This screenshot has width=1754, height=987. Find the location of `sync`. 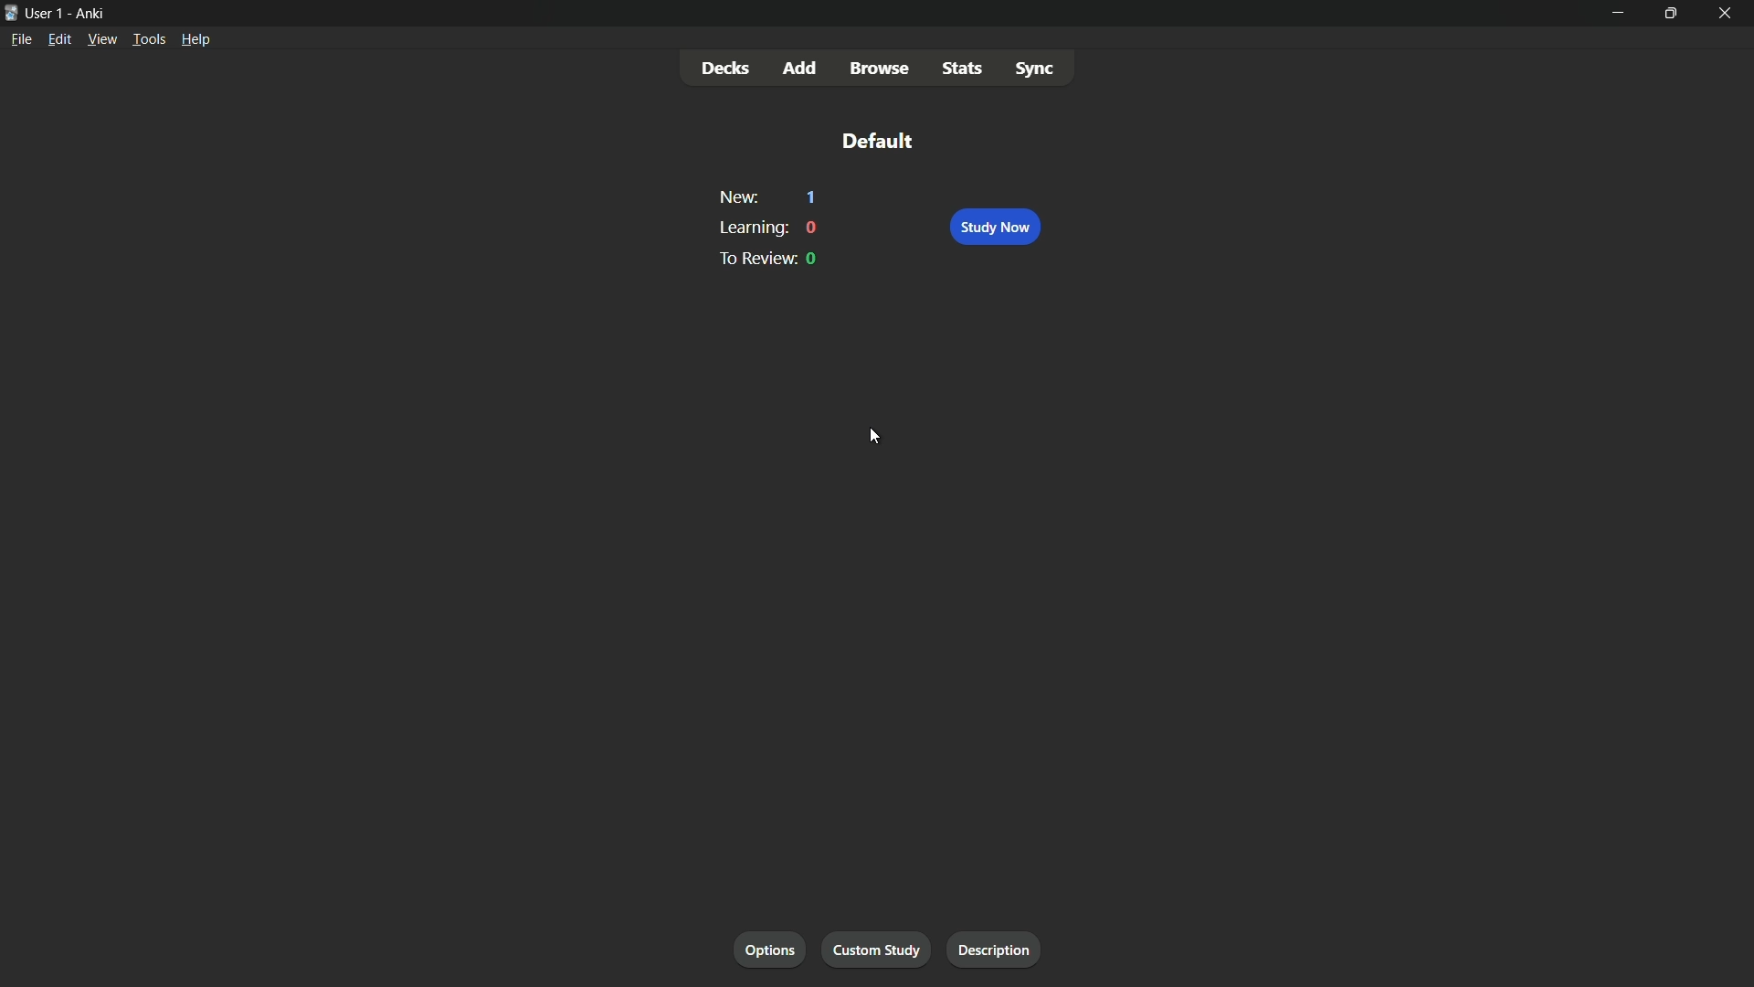

sync is located at coordinates (1038, 69).